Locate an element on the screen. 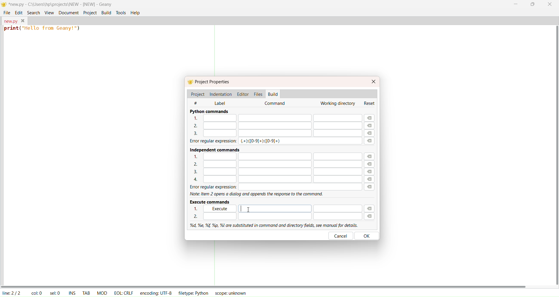 The width and height of the screenshot is (559, 297). close tab is located at coordinates (23, 21).